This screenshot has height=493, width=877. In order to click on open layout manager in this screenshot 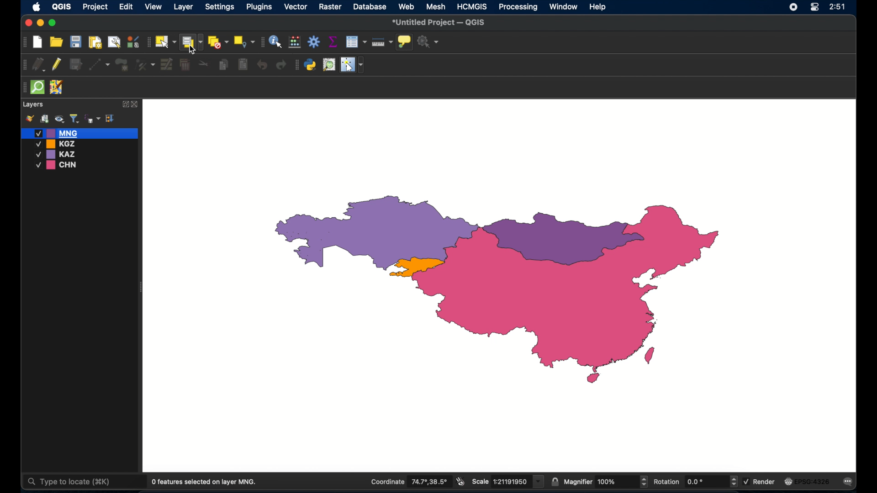, I will do `click(113, 42)`.